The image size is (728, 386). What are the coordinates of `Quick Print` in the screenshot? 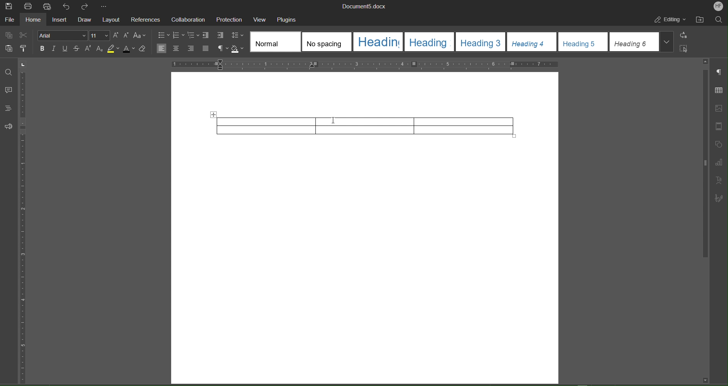 It's located at (49, 7).